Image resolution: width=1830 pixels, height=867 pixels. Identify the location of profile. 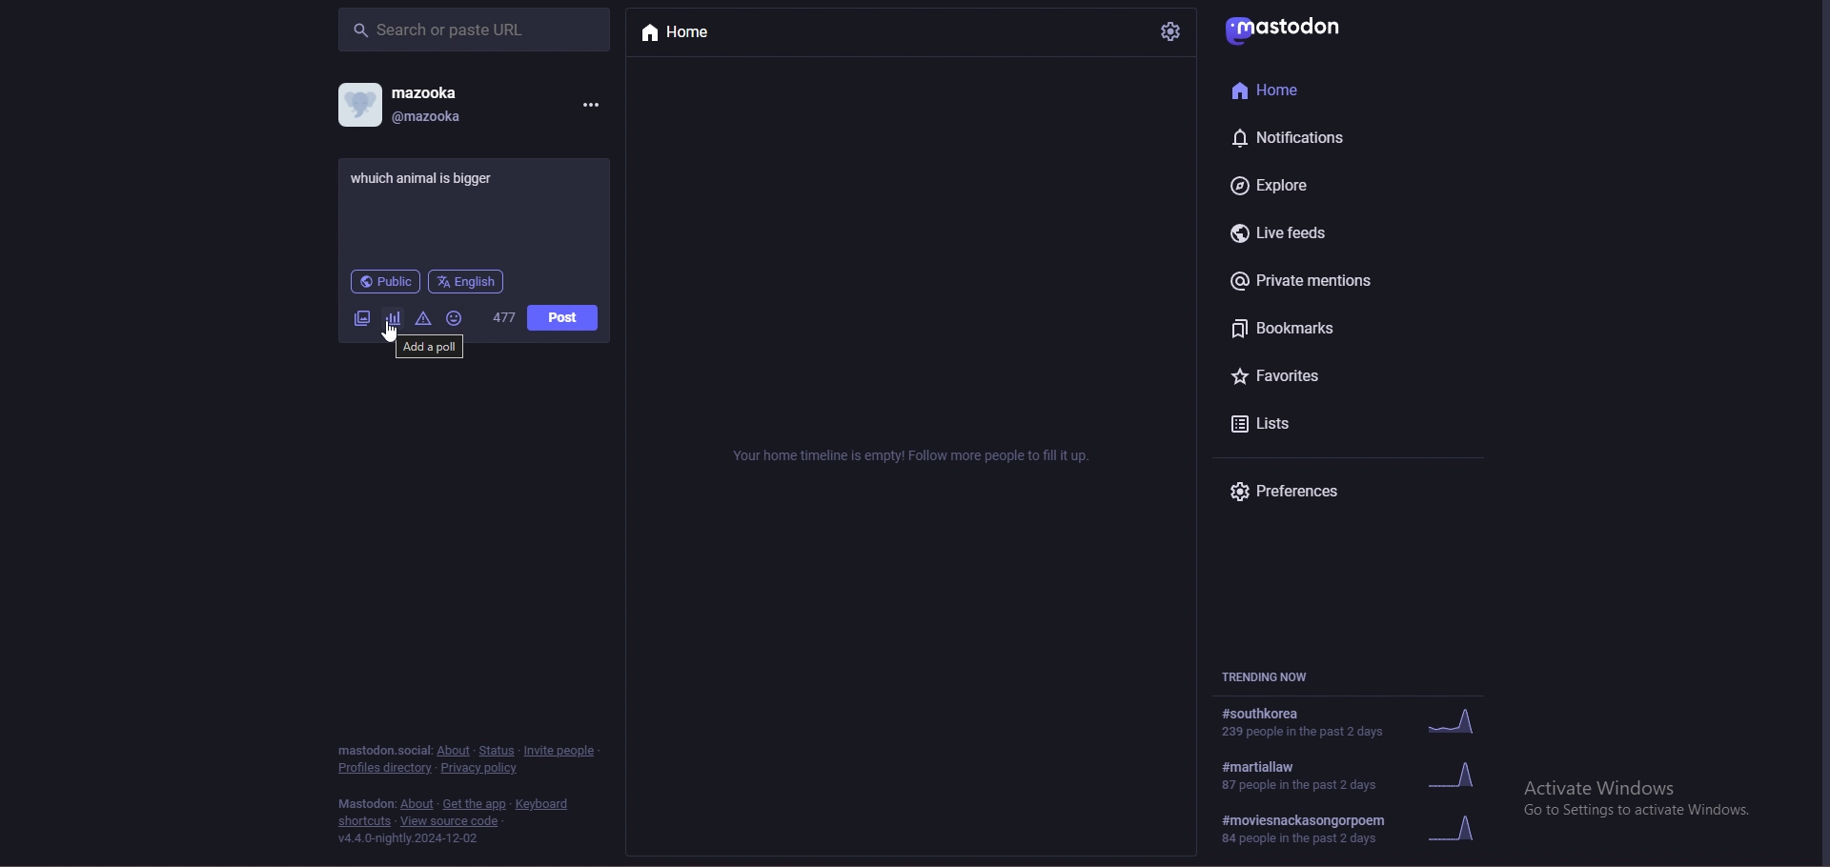
(358, 104).